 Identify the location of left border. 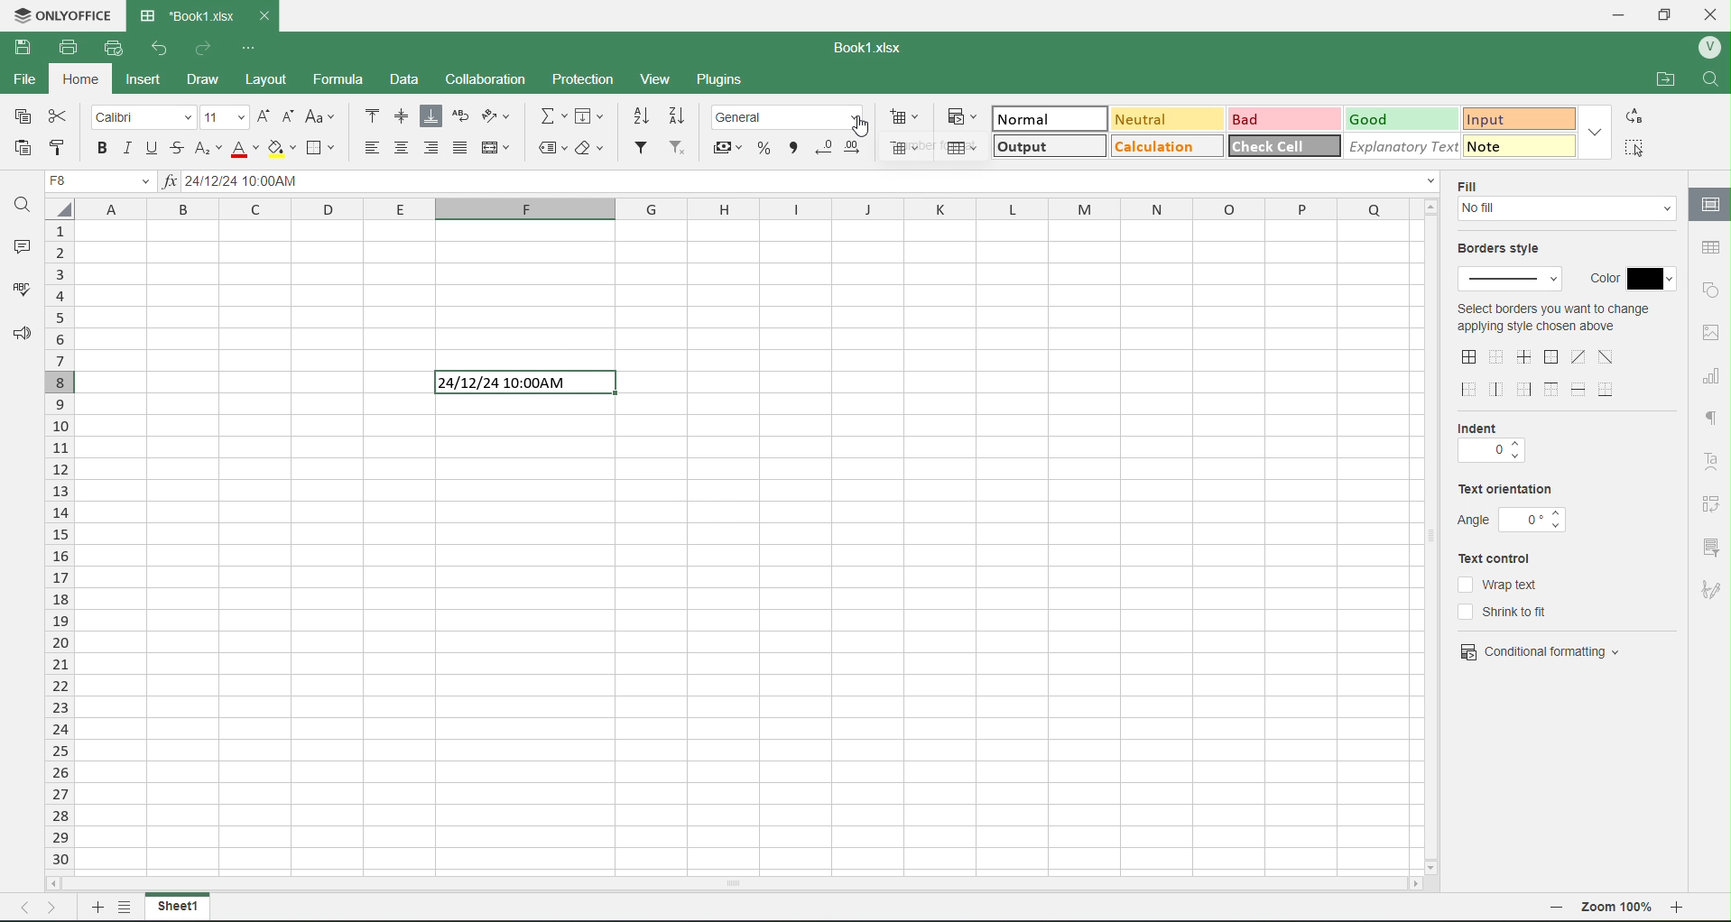
(1471, 391).